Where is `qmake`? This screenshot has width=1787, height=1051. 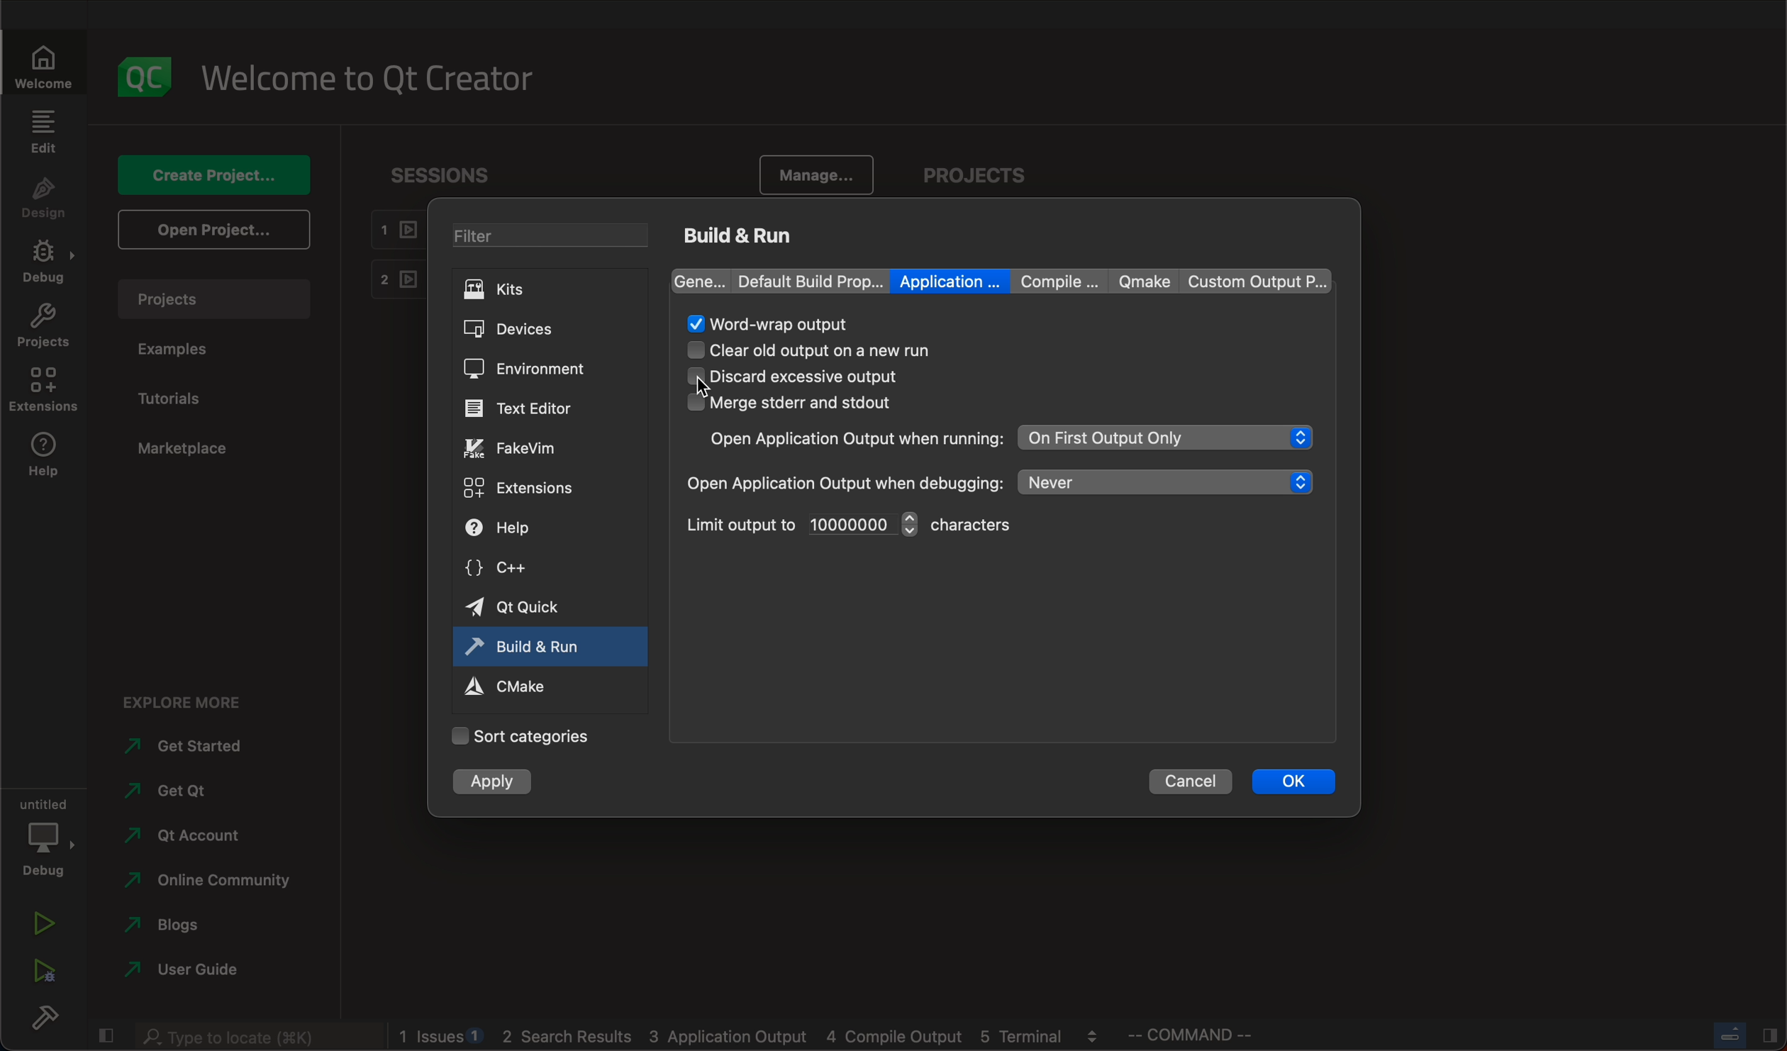 qmake is located at coordinates (1139, 281).